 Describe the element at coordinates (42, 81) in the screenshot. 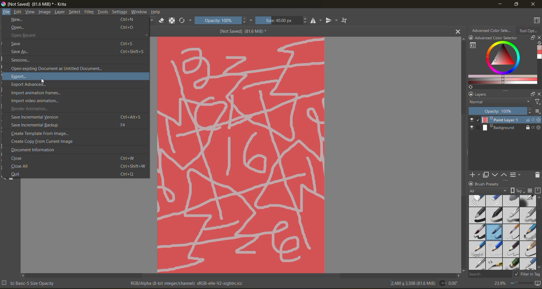

I see `Cursor` at that location.